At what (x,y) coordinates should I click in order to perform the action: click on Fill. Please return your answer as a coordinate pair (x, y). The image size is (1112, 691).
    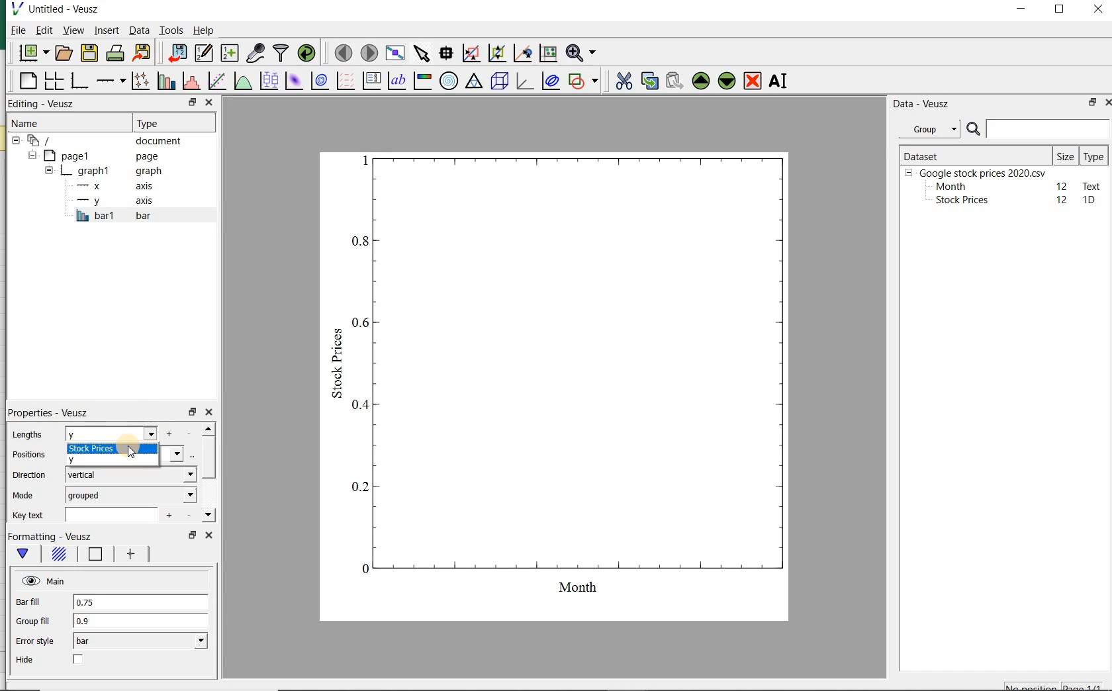
    Looking at the image, I should click on (60, 555).